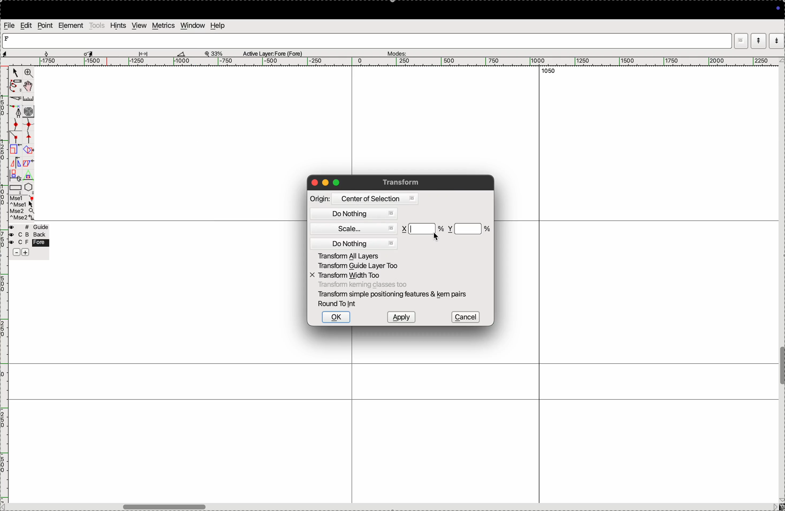  I want to click on toogle, so click(178, 505).